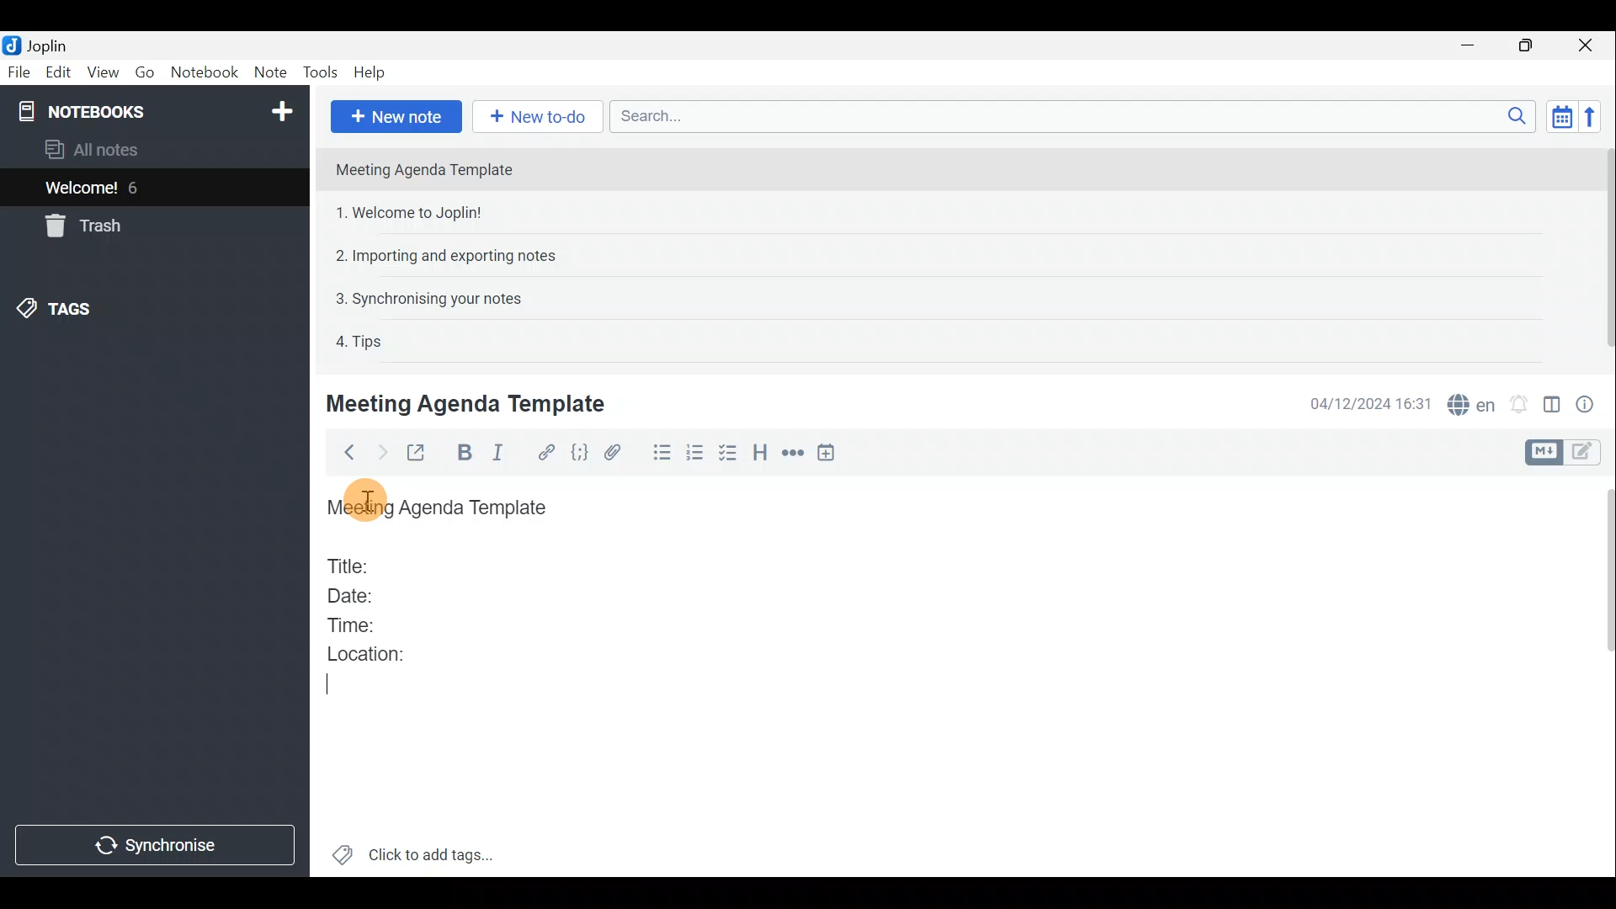  Describe the element at coordinates (360, 341) in the screenshot. I see `4. Tips` at that location.